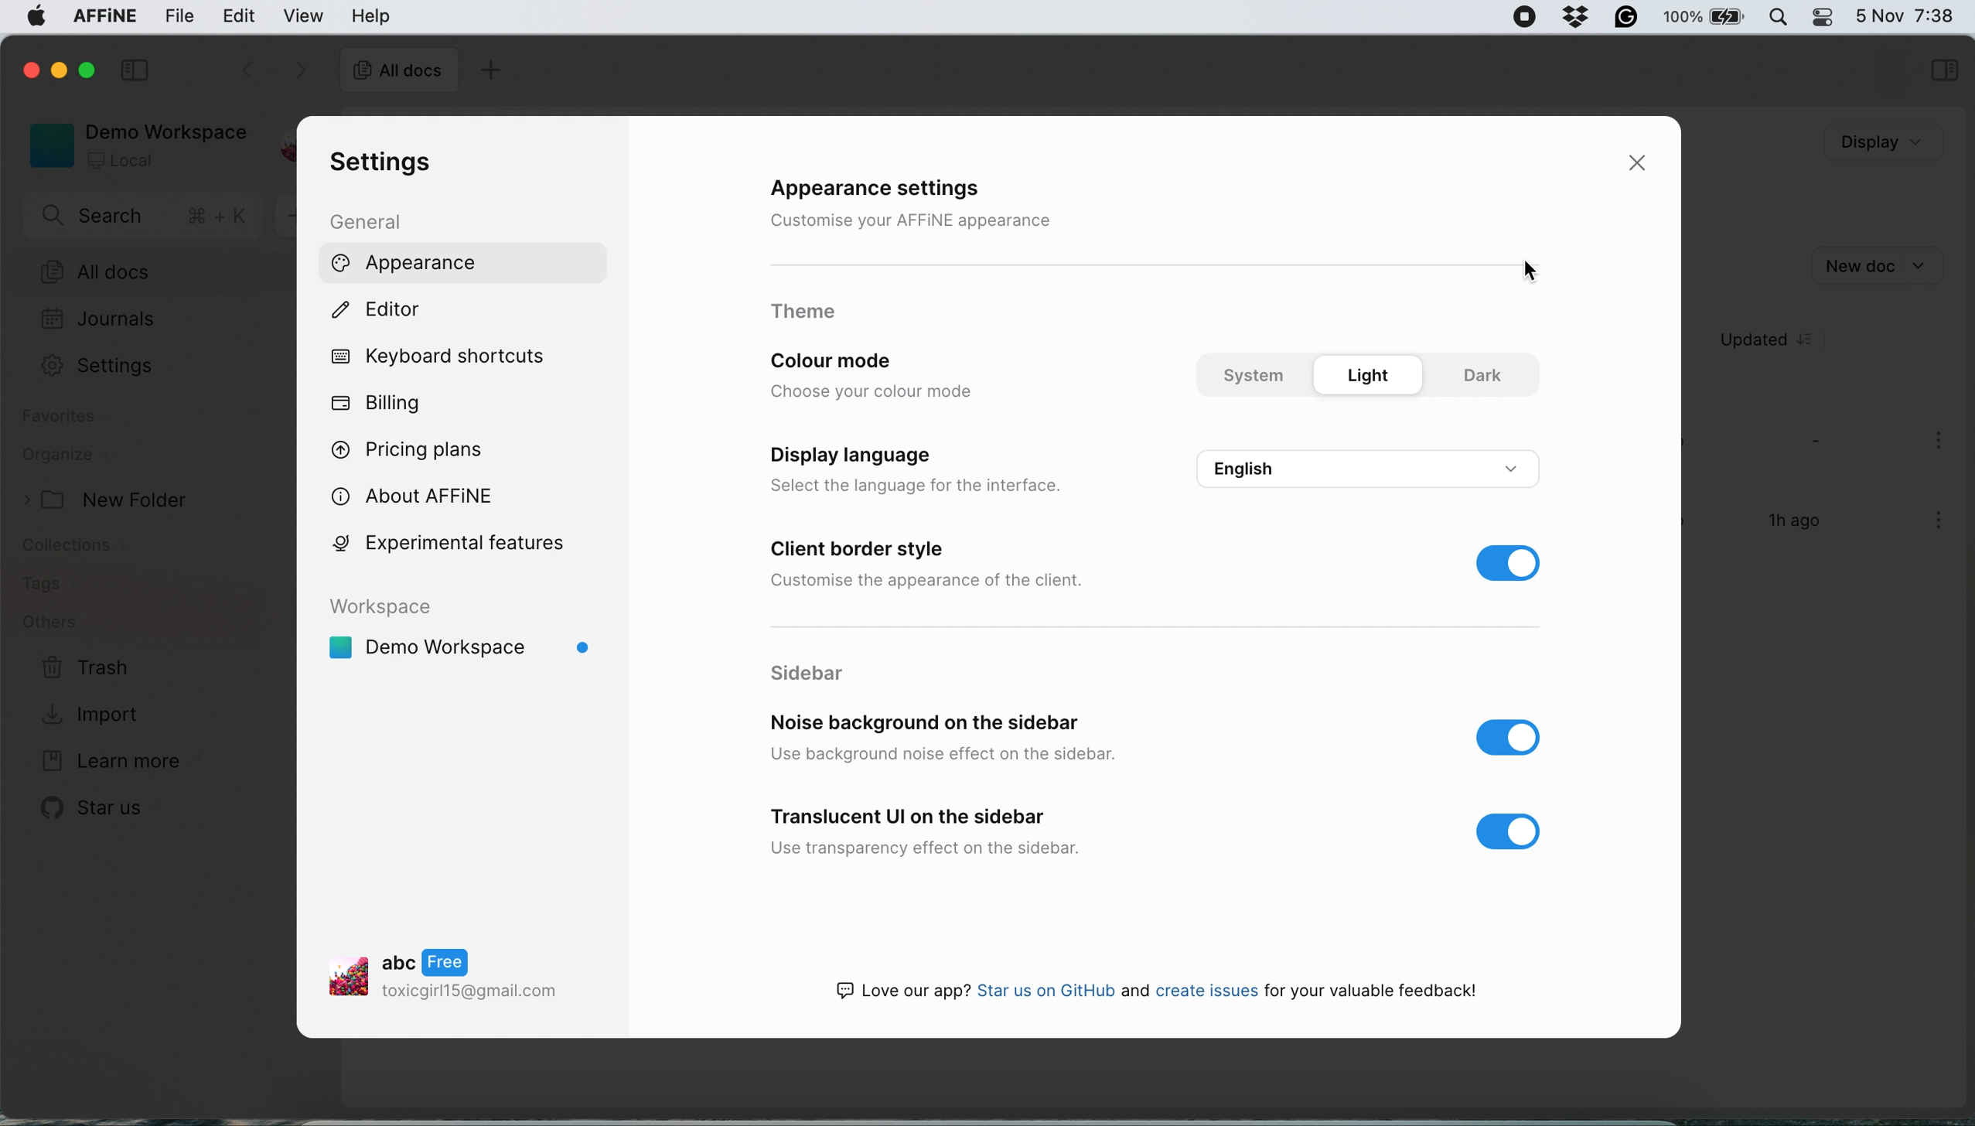 The height and width of the screenshot is (1126, 1975). I want to click on toggle button, so click(1519, 832).